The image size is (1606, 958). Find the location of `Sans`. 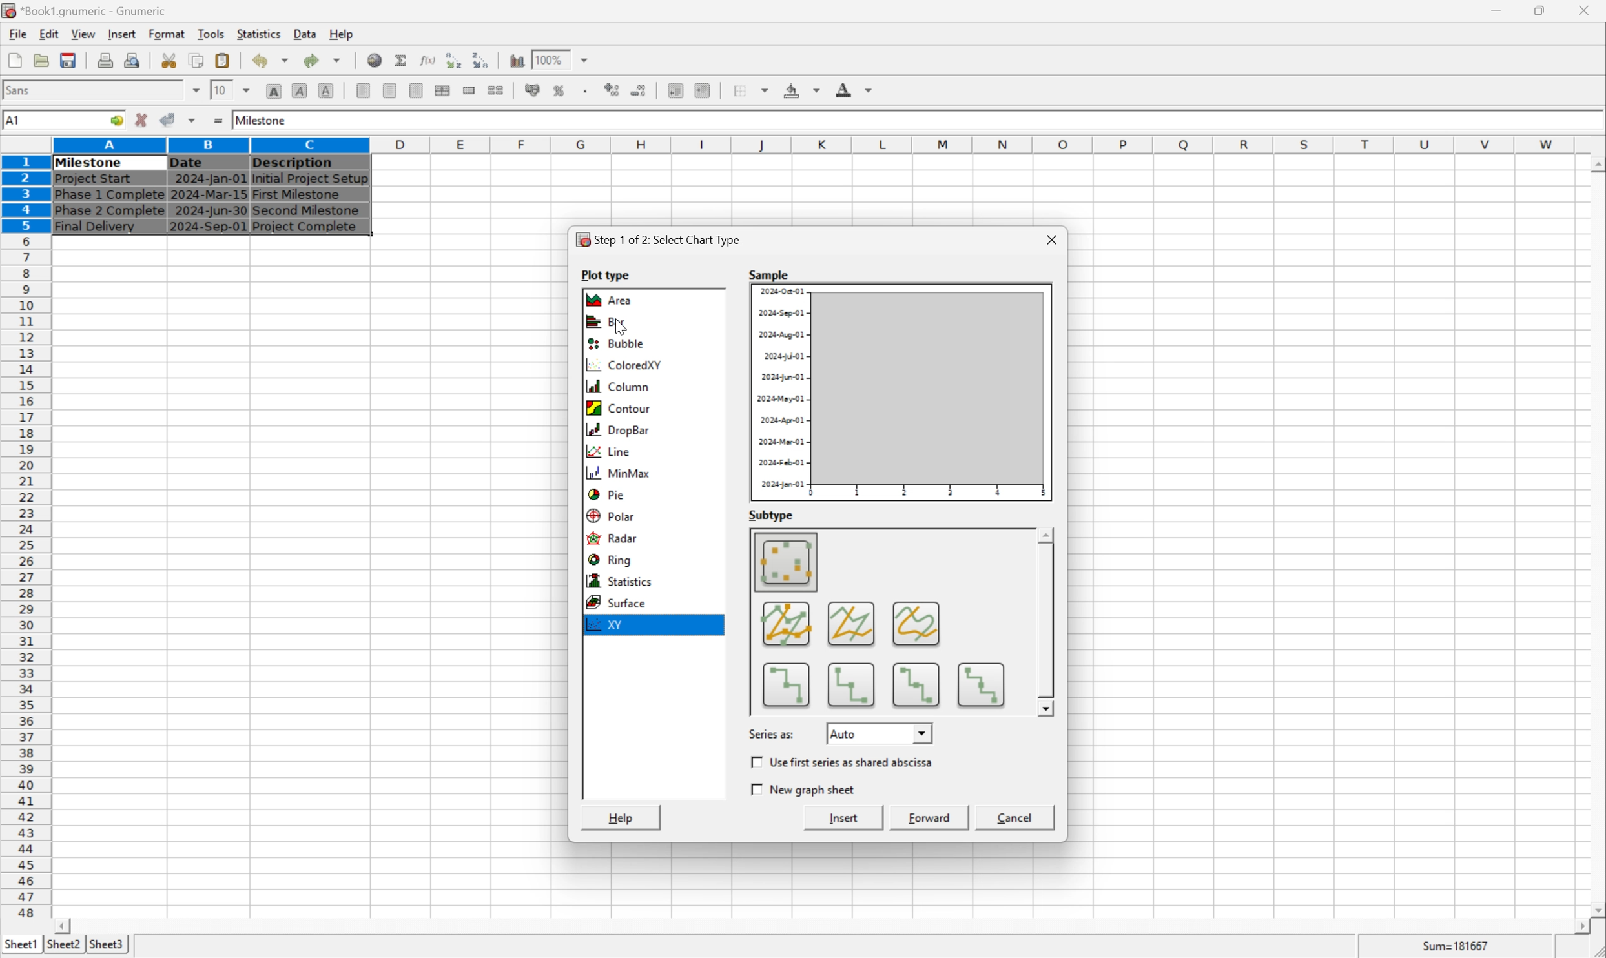

Sans is located at coordinates (21, 89).